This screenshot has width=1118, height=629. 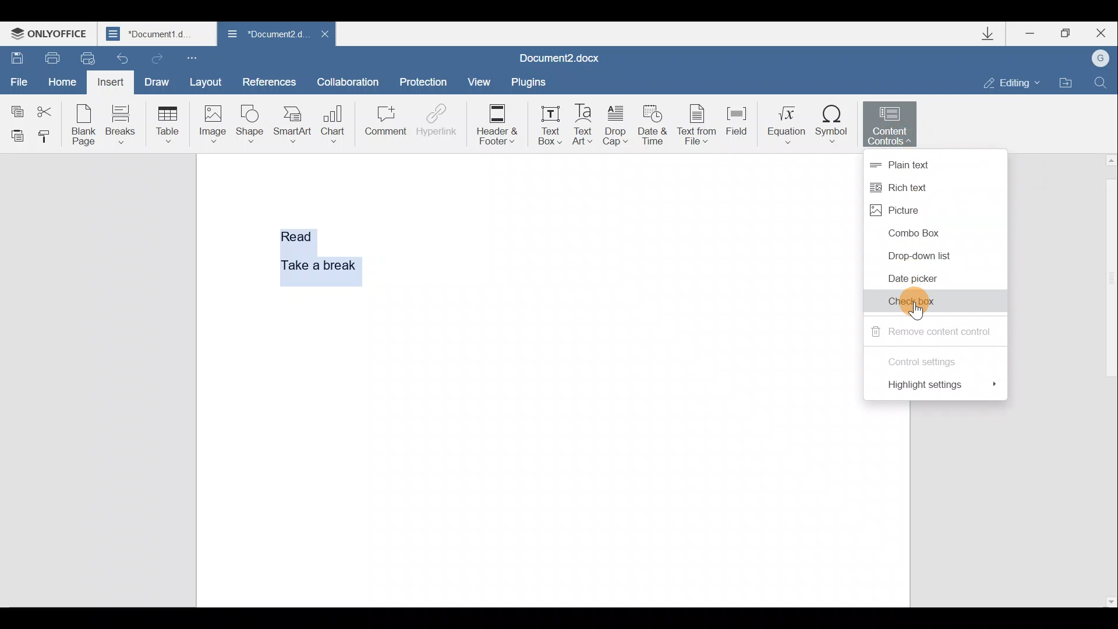 I want to click on Combo box, so click(x=915, y=232).